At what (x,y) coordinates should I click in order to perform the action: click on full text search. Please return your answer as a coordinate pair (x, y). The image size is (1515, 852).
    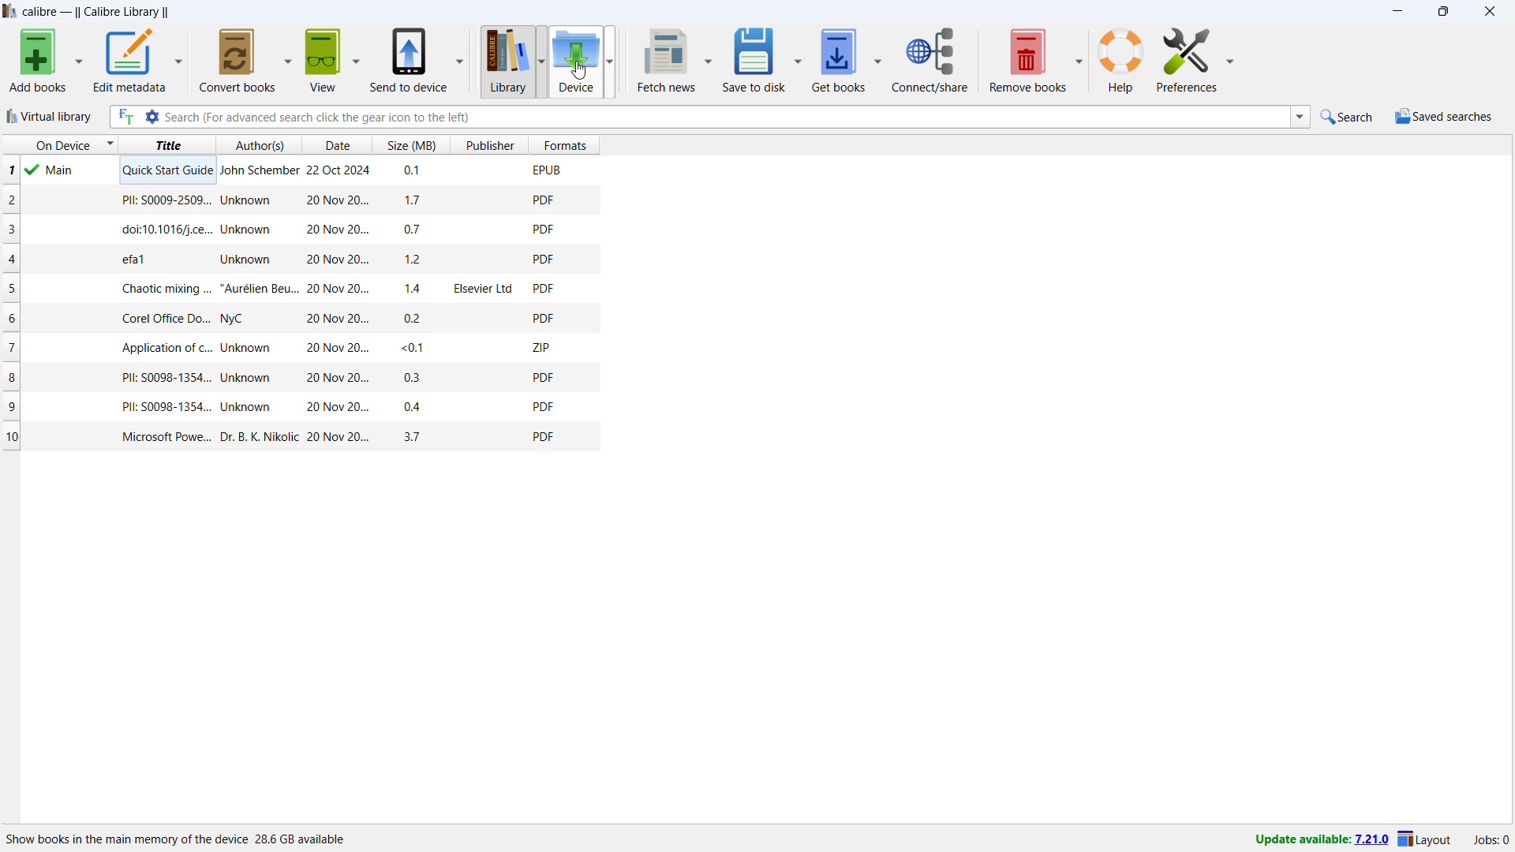
    Looking at the image, I should click on (124, 118).